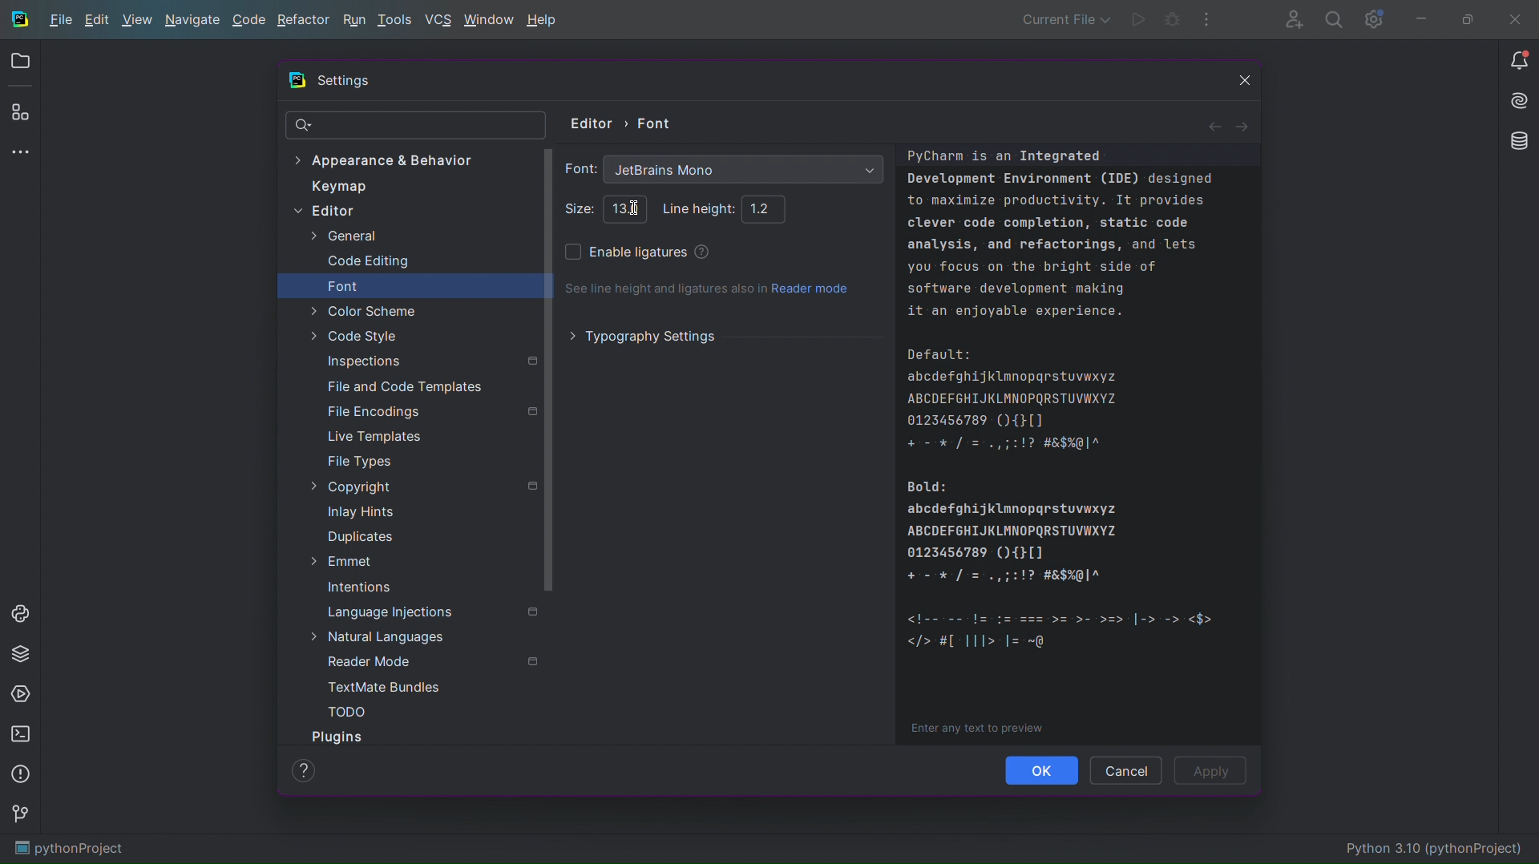 The image size is (1539, 864). Describe the element at coordinates (21, 115) in the screenshot. I see `Plugins` at that location.